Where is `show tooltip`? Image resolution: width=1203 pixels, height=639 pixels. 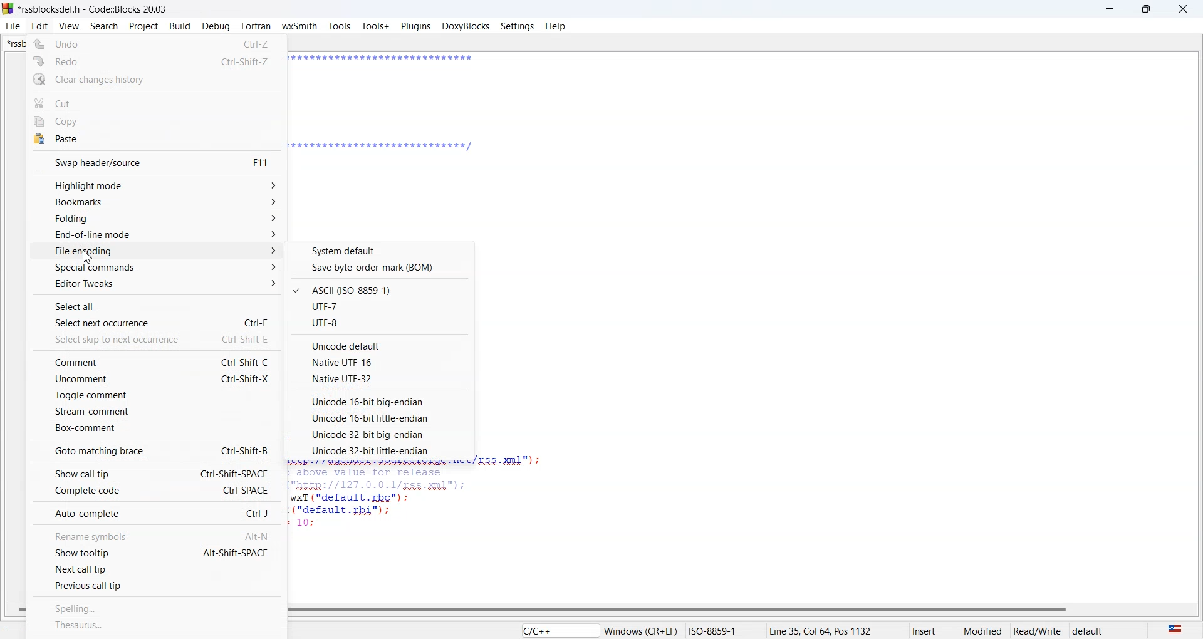
show tooltip is located at coordinates (155, 551).